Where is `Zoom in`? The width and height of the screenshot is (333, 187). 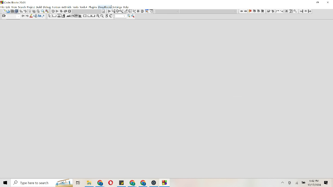 Zoom in is located at coordinates (98, 16).